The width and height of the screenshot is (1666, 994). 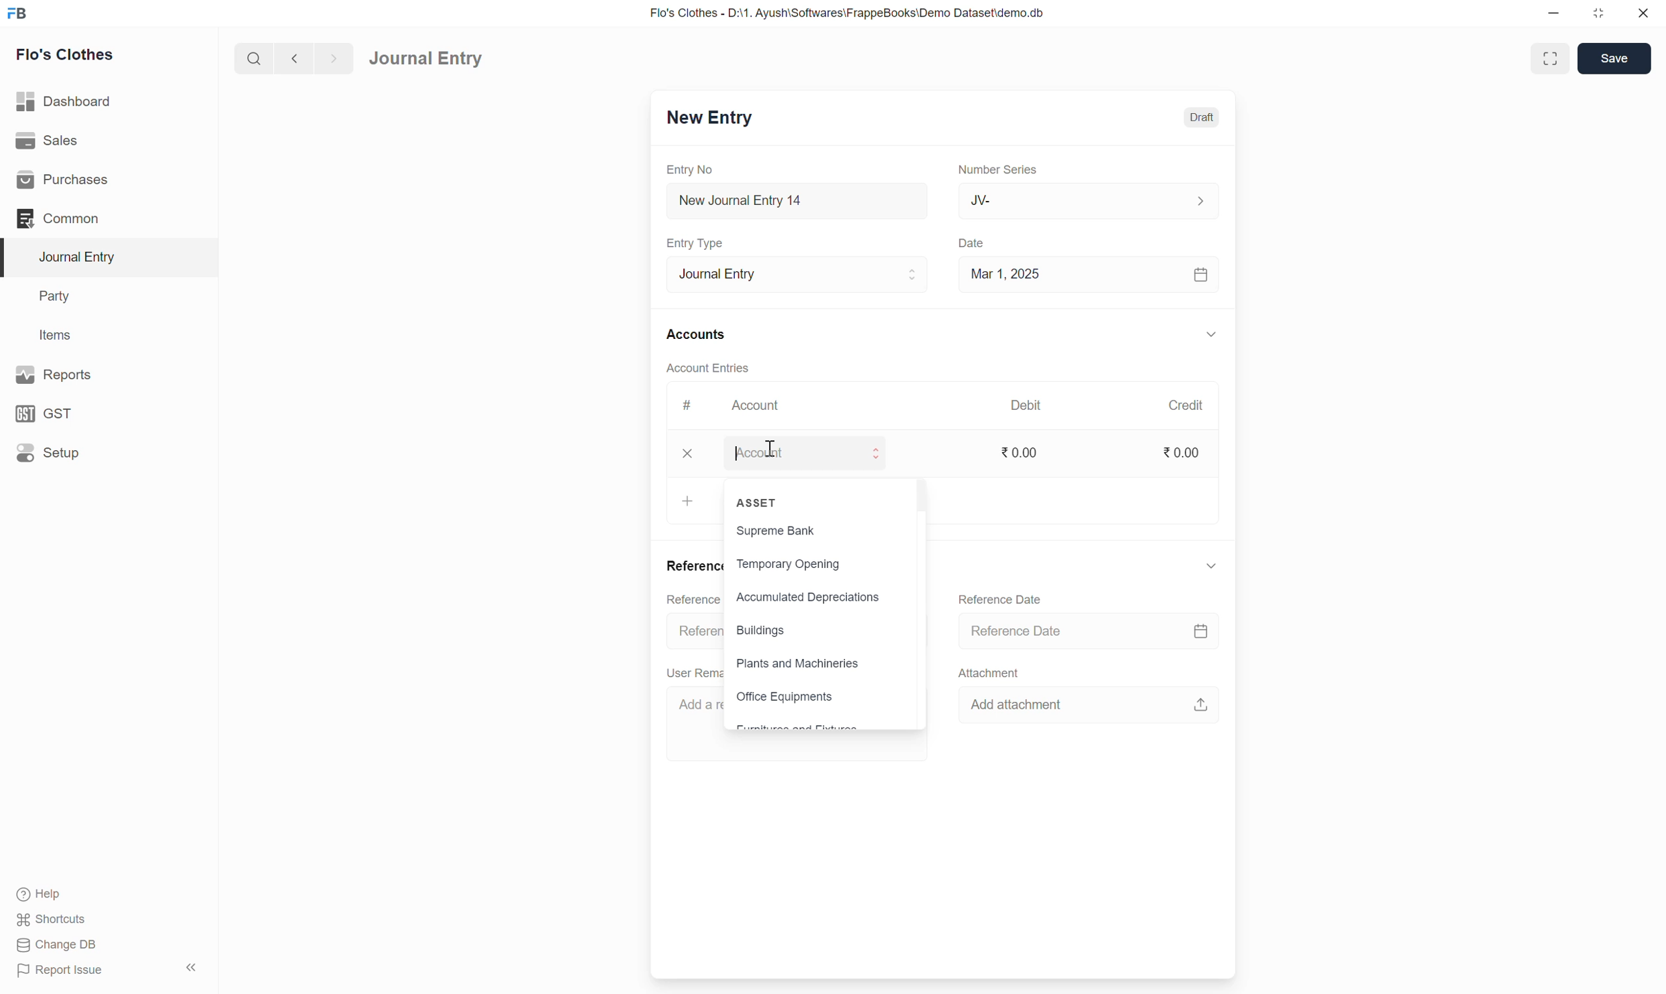 I want to click on enlarge, so click(x=1552, y=57).